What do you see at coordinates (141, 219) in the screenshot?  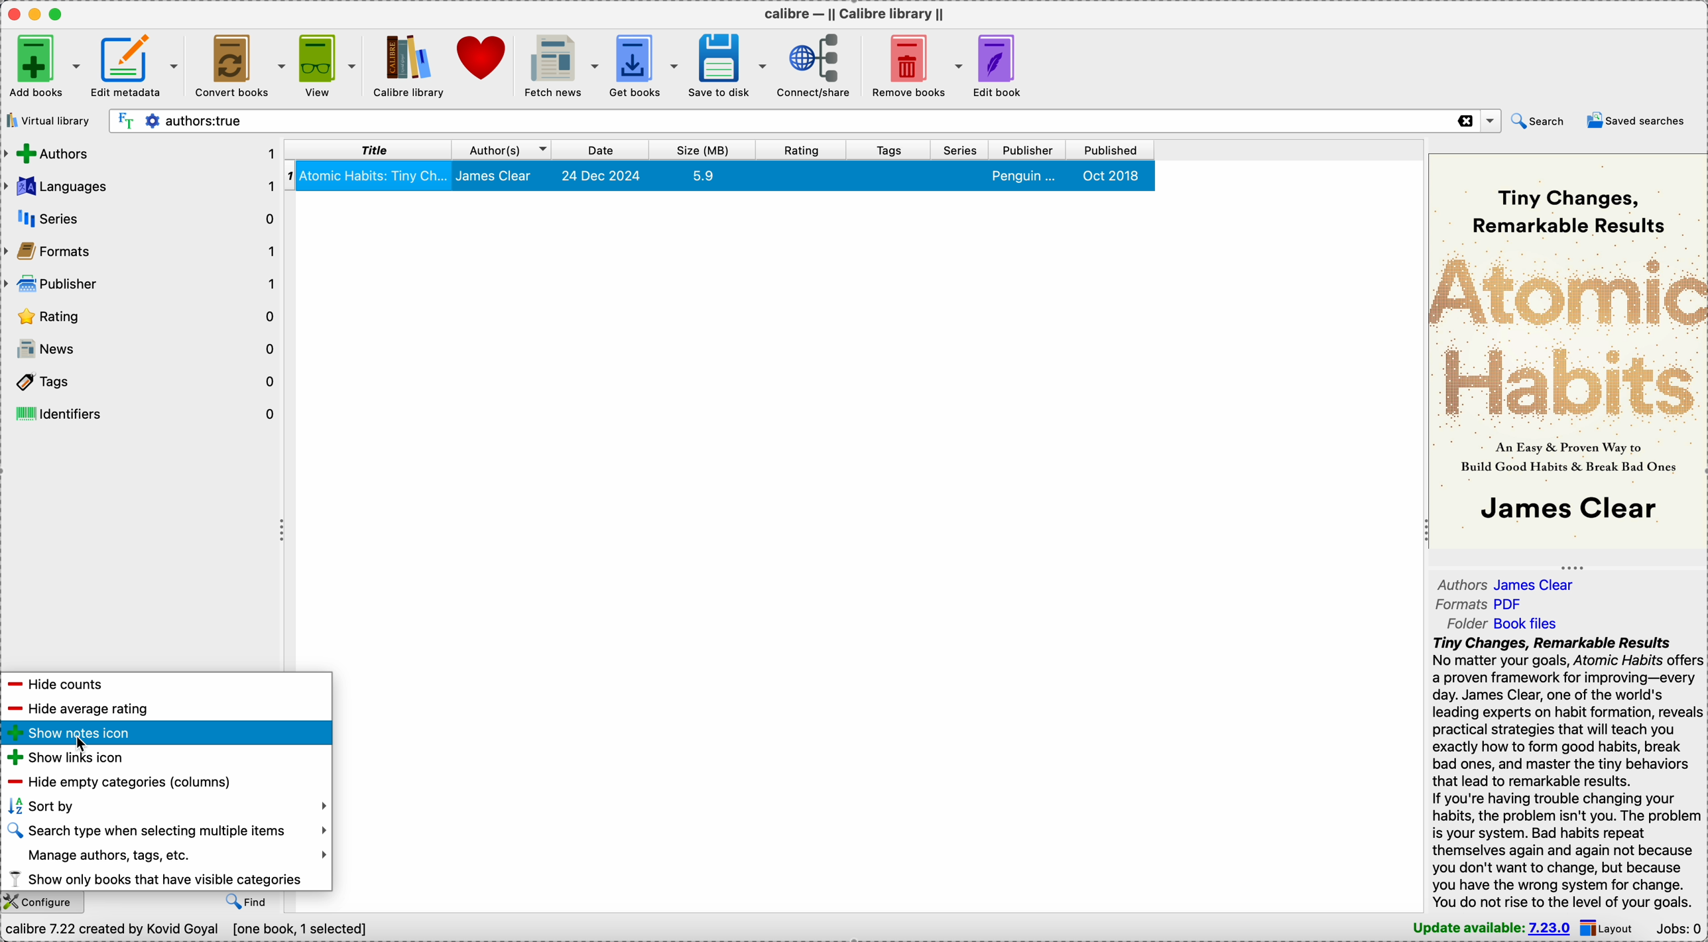 I see `series` at bounding box center [141, 219].